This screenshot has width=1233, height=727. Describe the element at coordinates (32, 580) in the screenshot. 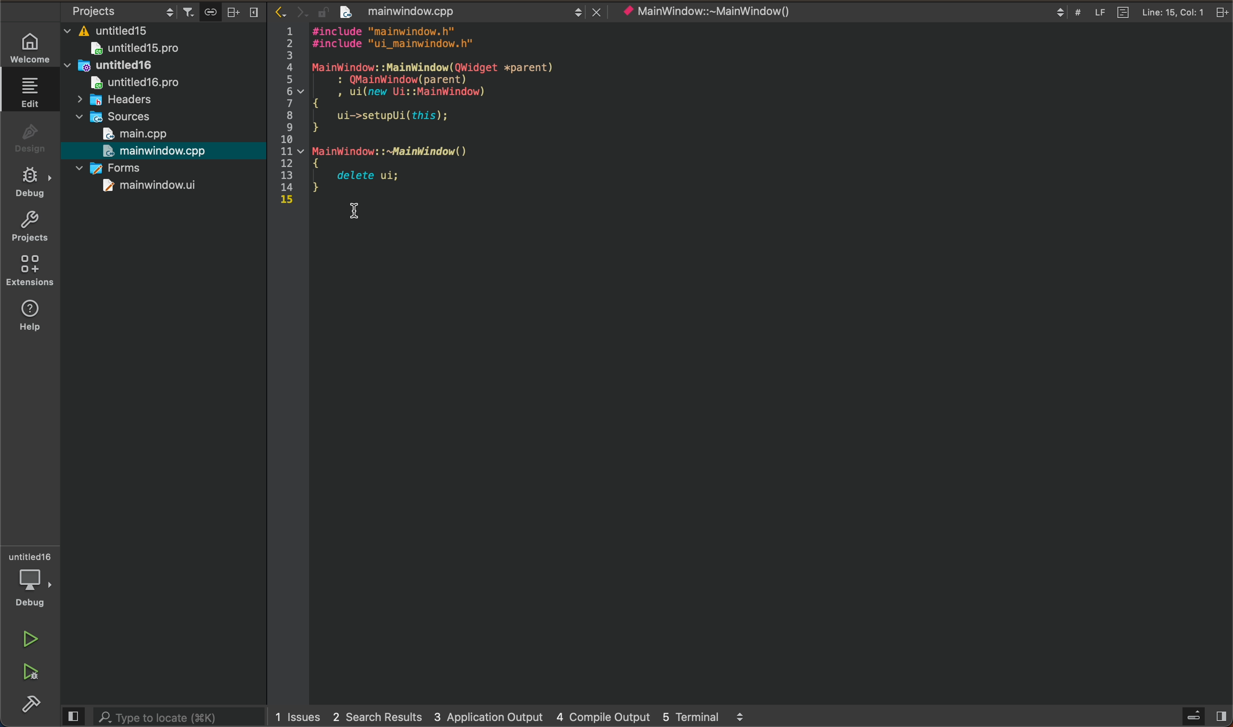

I see `debugger` at that location.